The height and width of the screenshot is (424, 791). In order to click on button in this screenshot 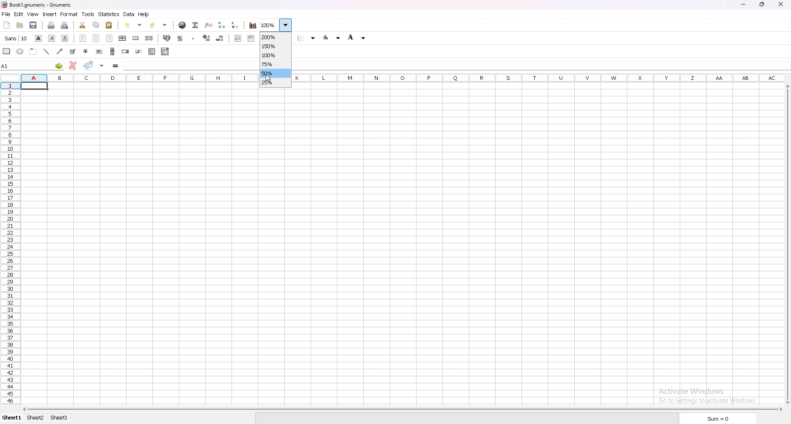, I will do `click(99, 51)`.